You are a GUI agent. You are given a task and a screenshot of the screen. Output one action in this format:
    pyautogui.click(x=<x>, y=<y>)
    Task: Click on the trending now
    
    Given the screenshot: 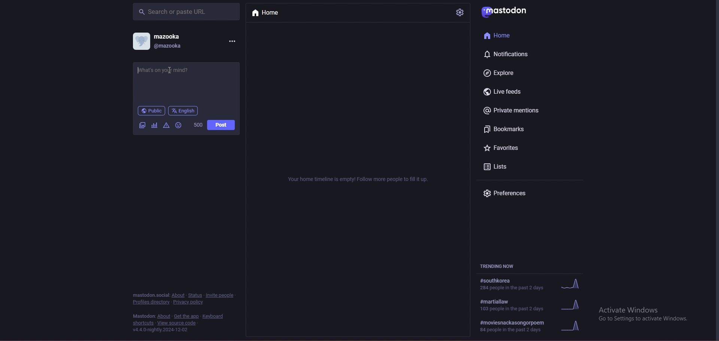 What is the action you would take?
    pyautogui.click(x=501, y=266)
    